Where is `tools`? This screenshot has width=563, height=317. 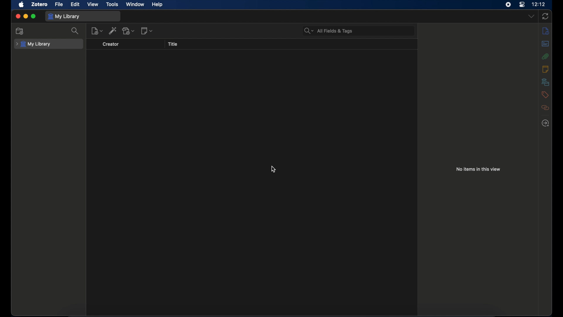 tools is located at coordinates (112, 5).